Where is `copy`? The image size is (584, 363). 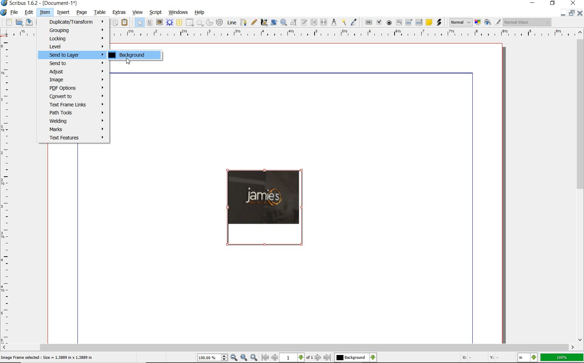 copy is located at coordinates (116, 23).